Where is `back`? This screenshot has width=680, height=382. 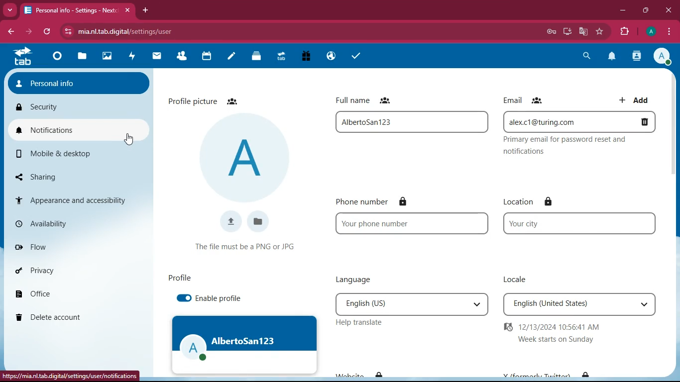 back is located at coordinates (11, 31).